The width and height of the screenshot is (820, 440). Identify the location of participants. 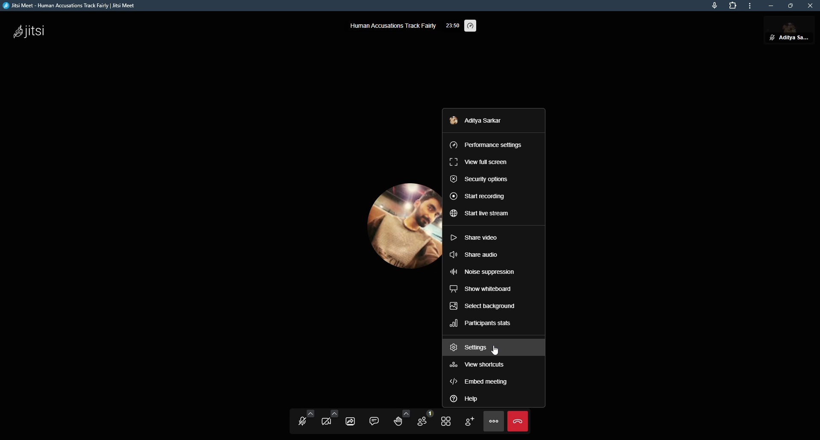
(422, 420).